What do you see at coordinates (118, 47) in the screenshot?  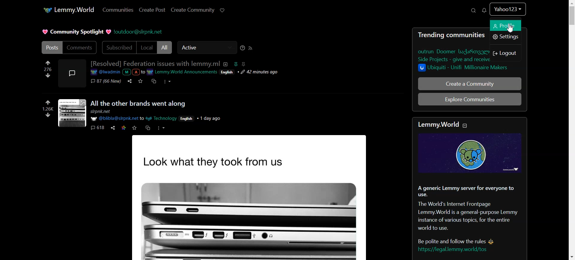 I see `Subscribed` at bounding box center [118, 47].